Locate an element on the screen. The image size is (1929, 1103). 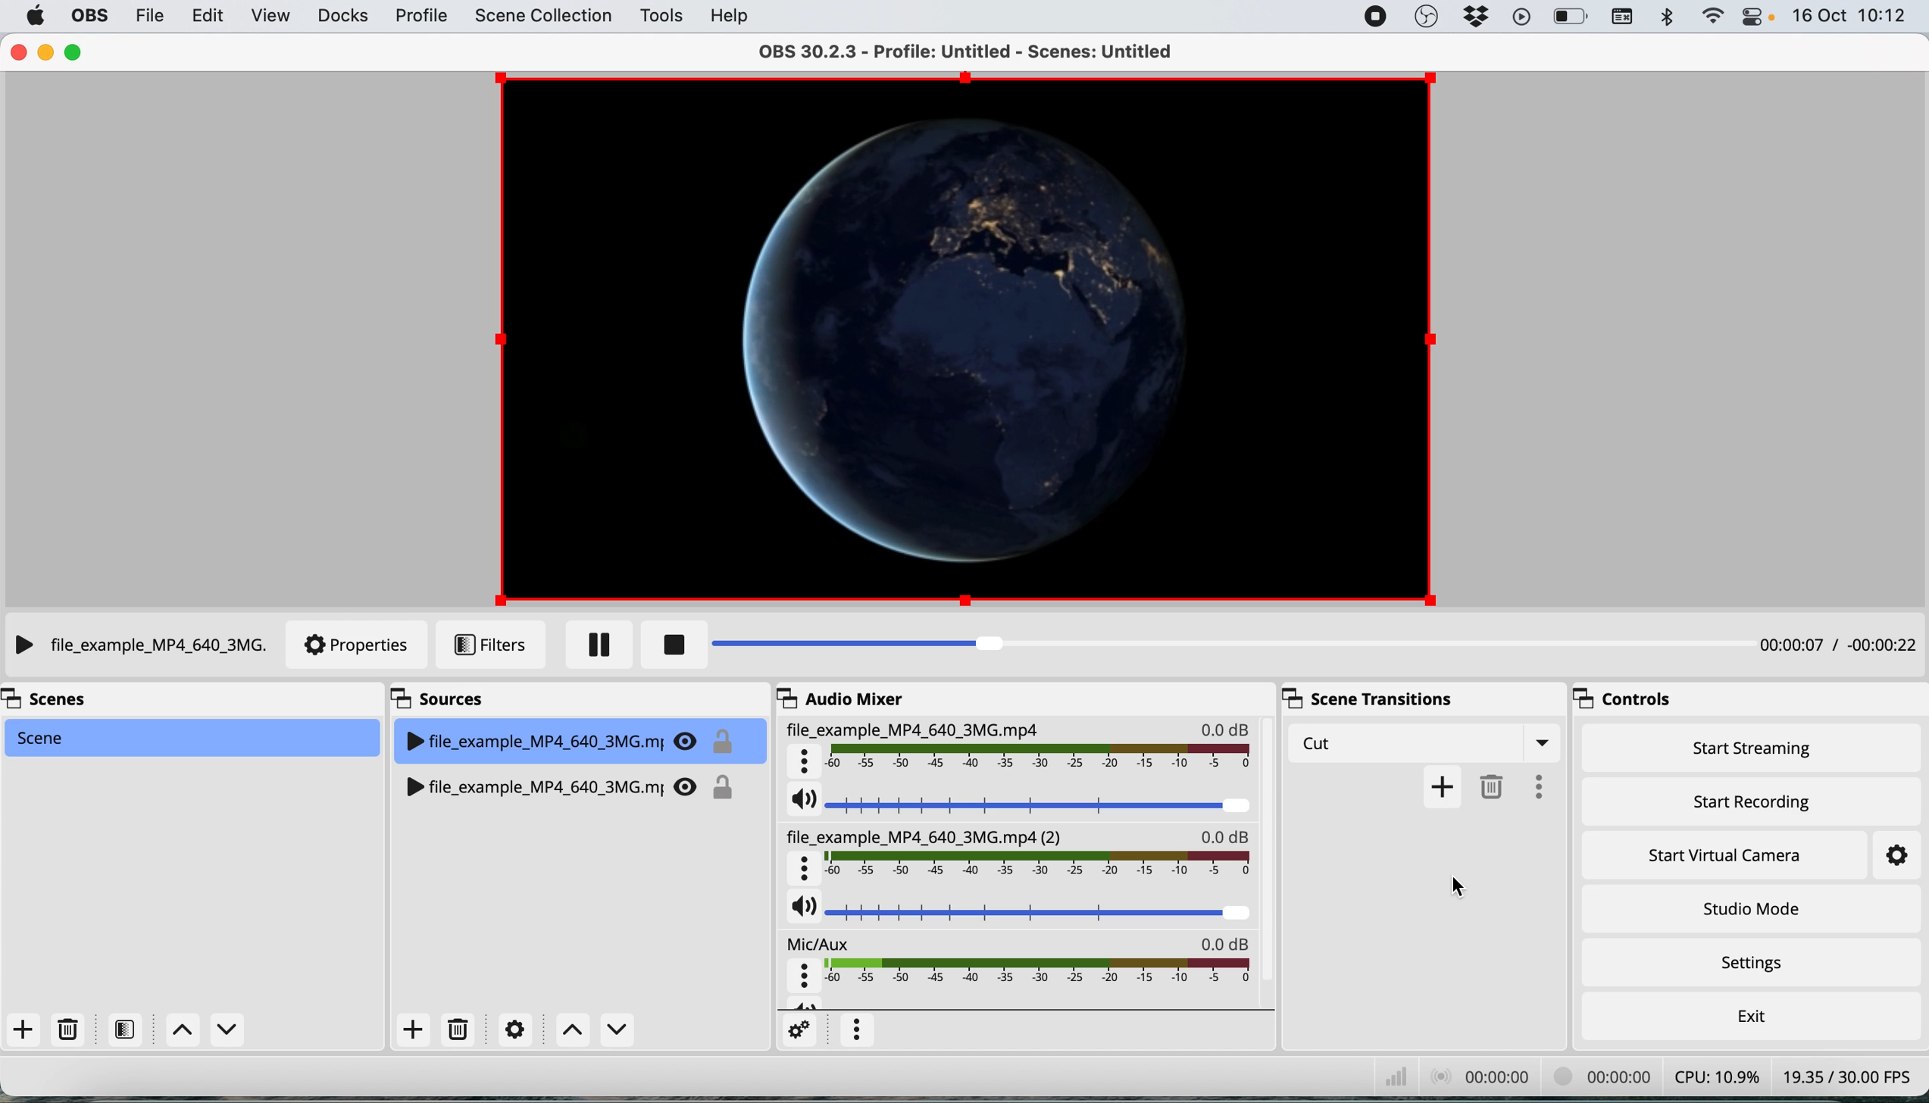
docks is located at coordinates (346, 16).